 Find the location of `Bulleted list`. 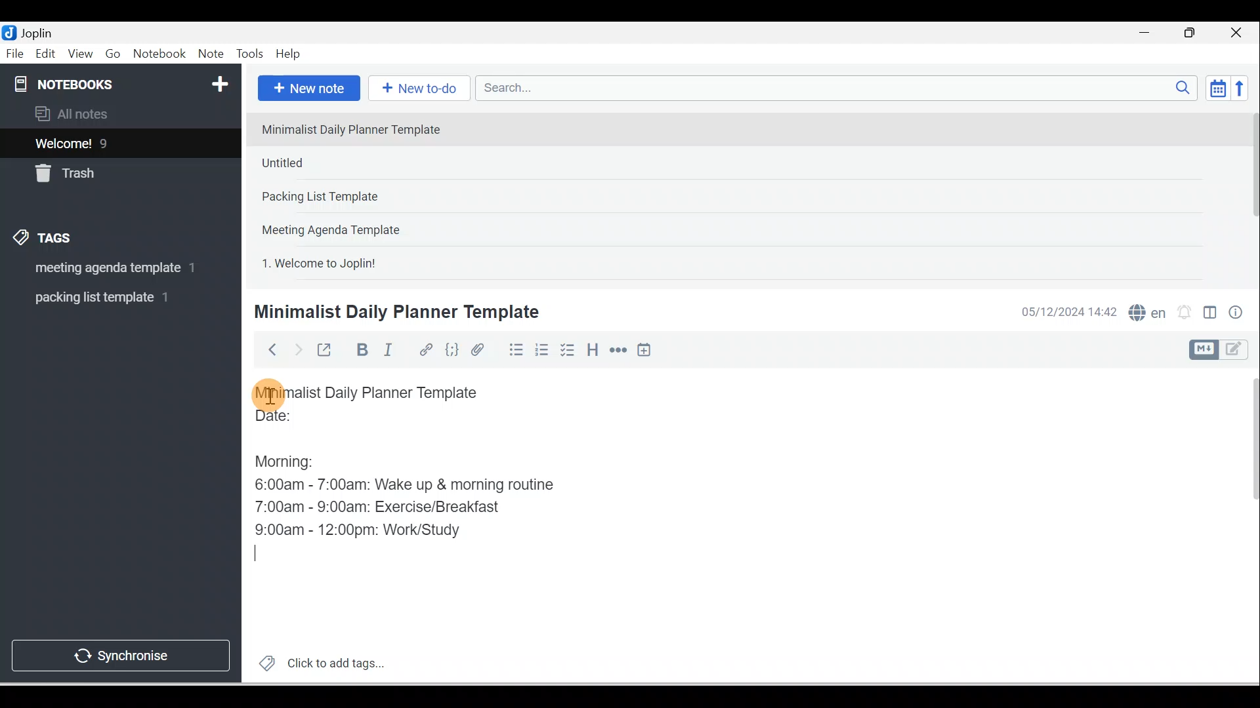

Bulleted list is located at coordinates (513, 349).